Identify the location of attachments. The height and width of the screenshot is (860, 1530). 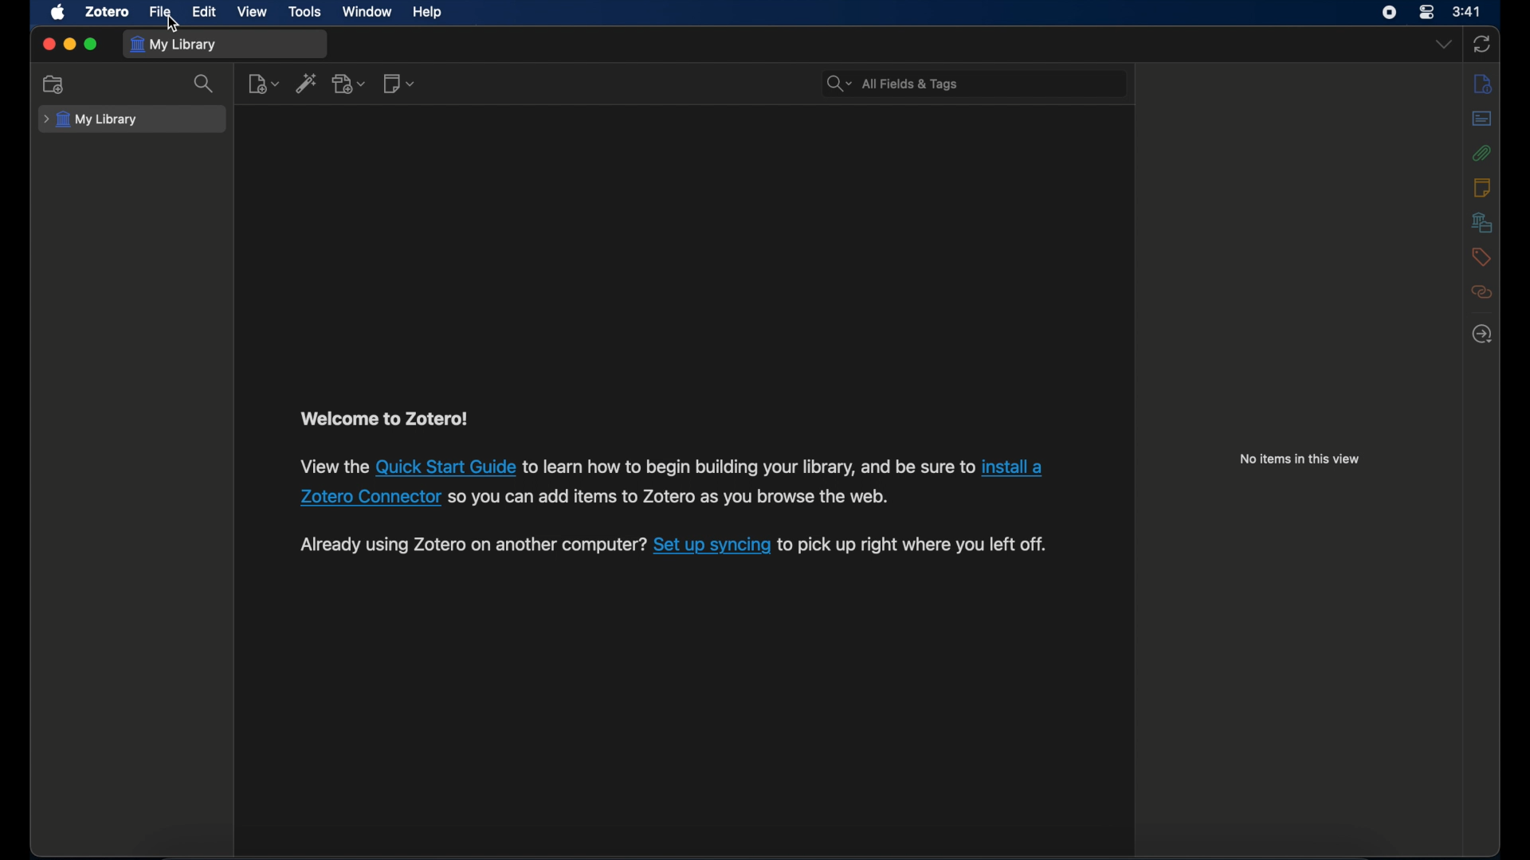
(1483, 154).